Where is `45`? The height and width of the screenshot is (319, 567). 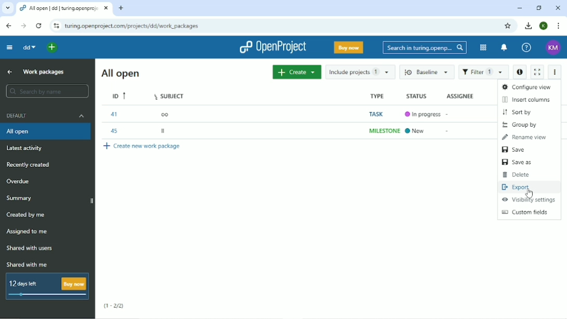
45 is located at coordinates (114, 132).